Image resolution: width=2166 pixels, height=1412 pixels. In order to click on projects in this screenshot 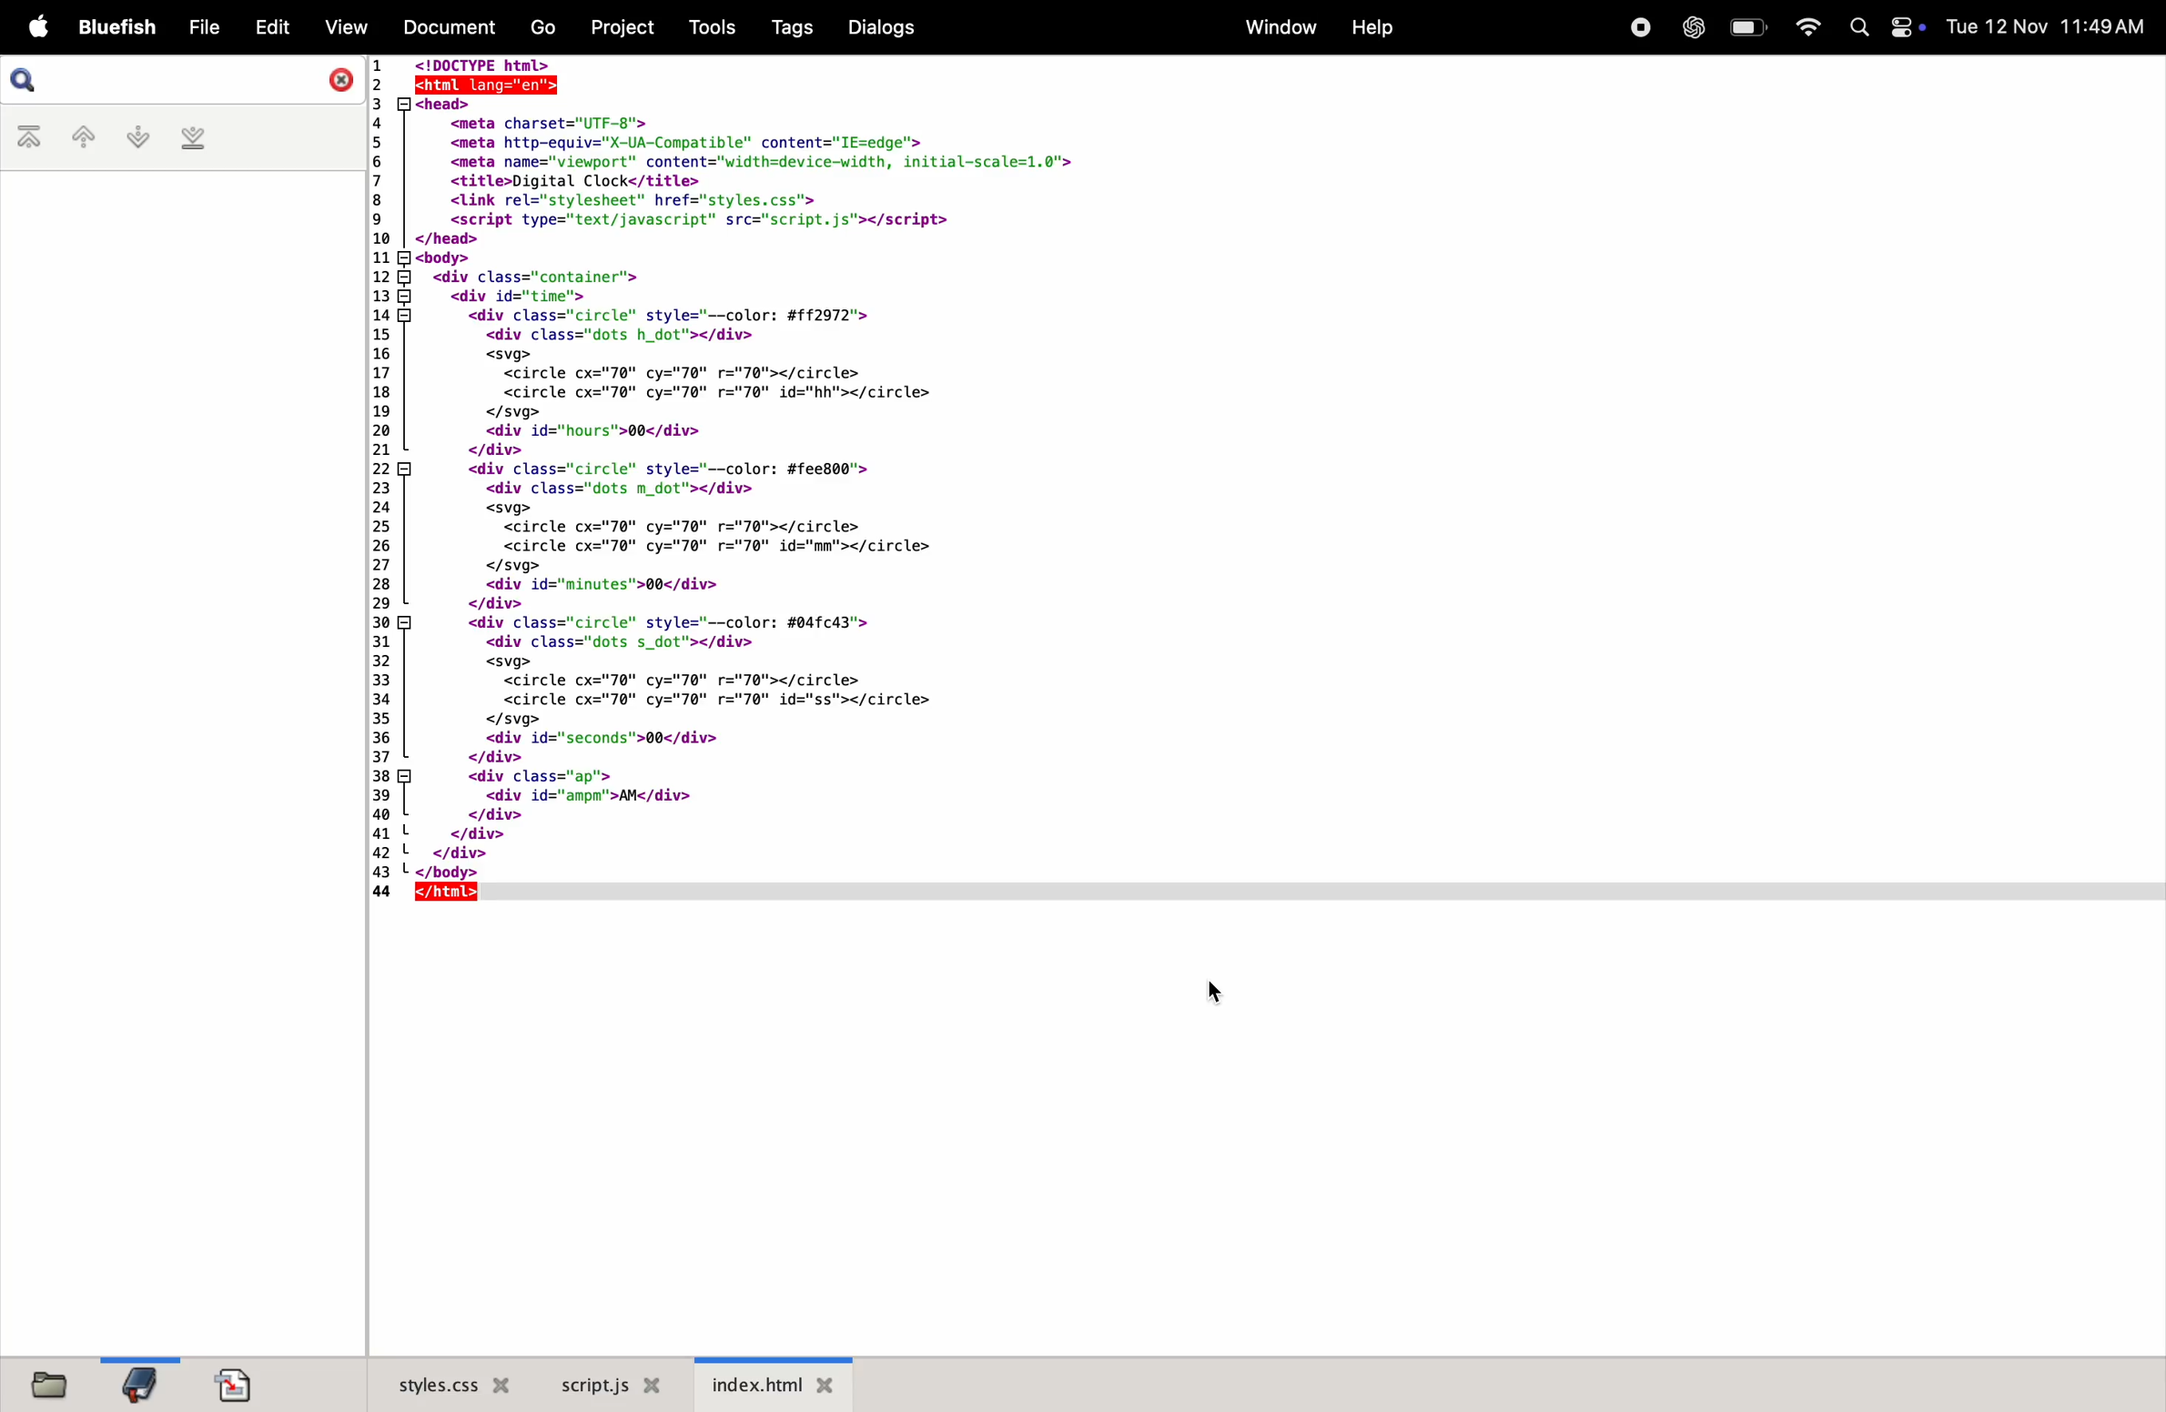, I will do `click(623, 28)`.